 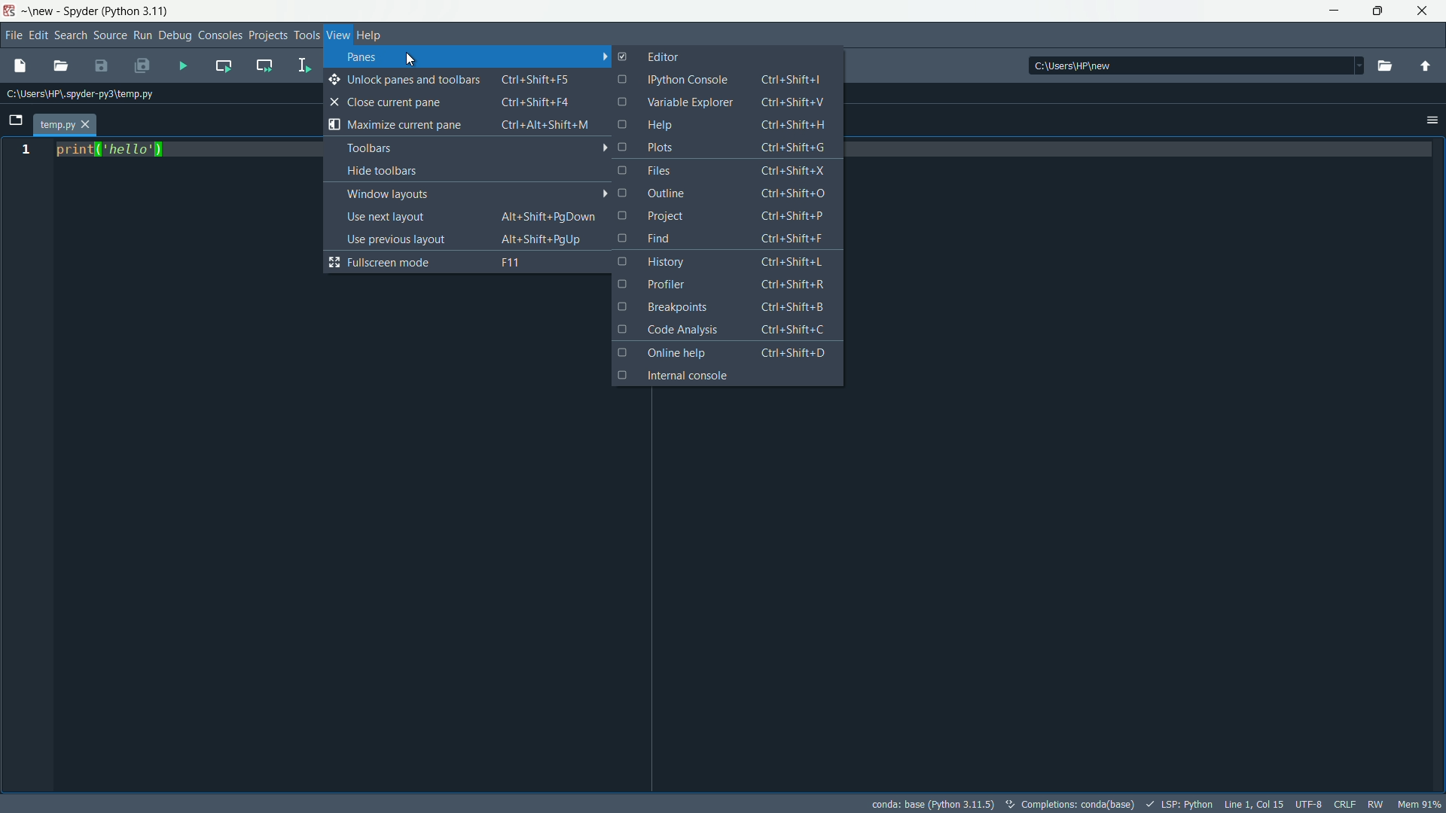 I want to click on Spyder, so click(x=82, y=11).